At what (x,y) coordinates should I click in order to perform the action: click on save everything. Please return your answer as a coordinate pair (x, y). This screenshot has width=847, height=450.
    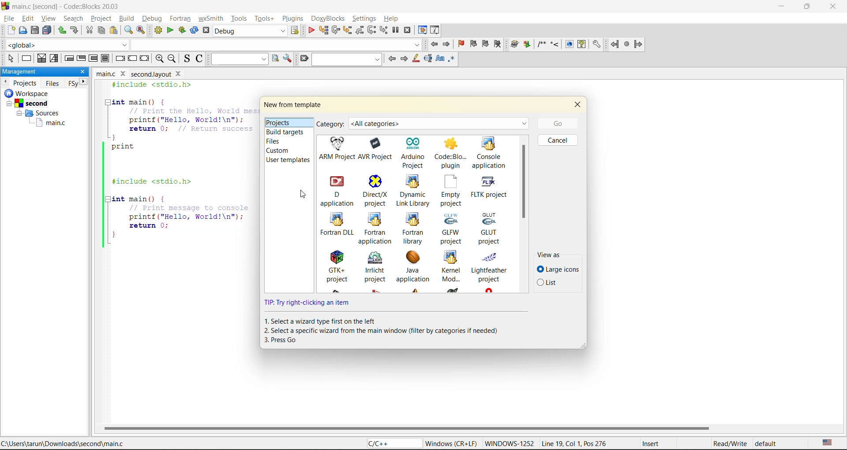
    Looking at the image, I should click on (47, 30).